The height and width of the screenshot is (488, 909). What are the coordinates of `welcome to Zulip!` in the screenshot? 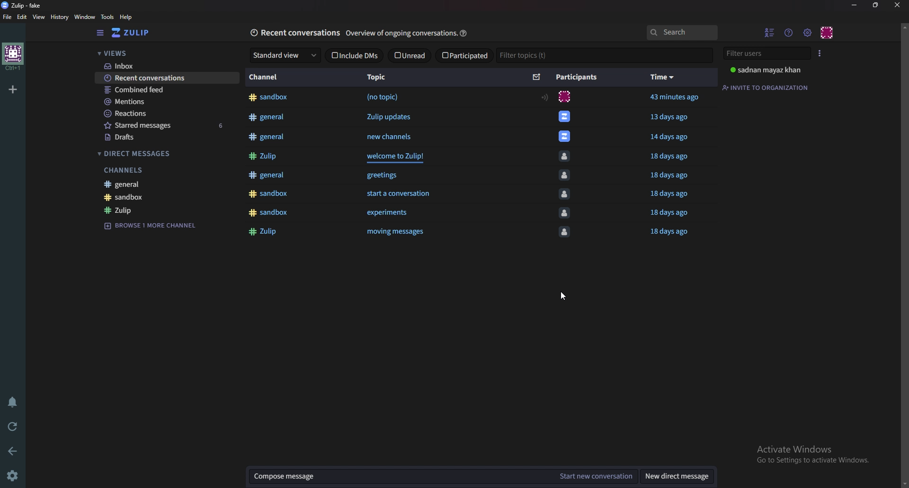 It's located at (401, 158).